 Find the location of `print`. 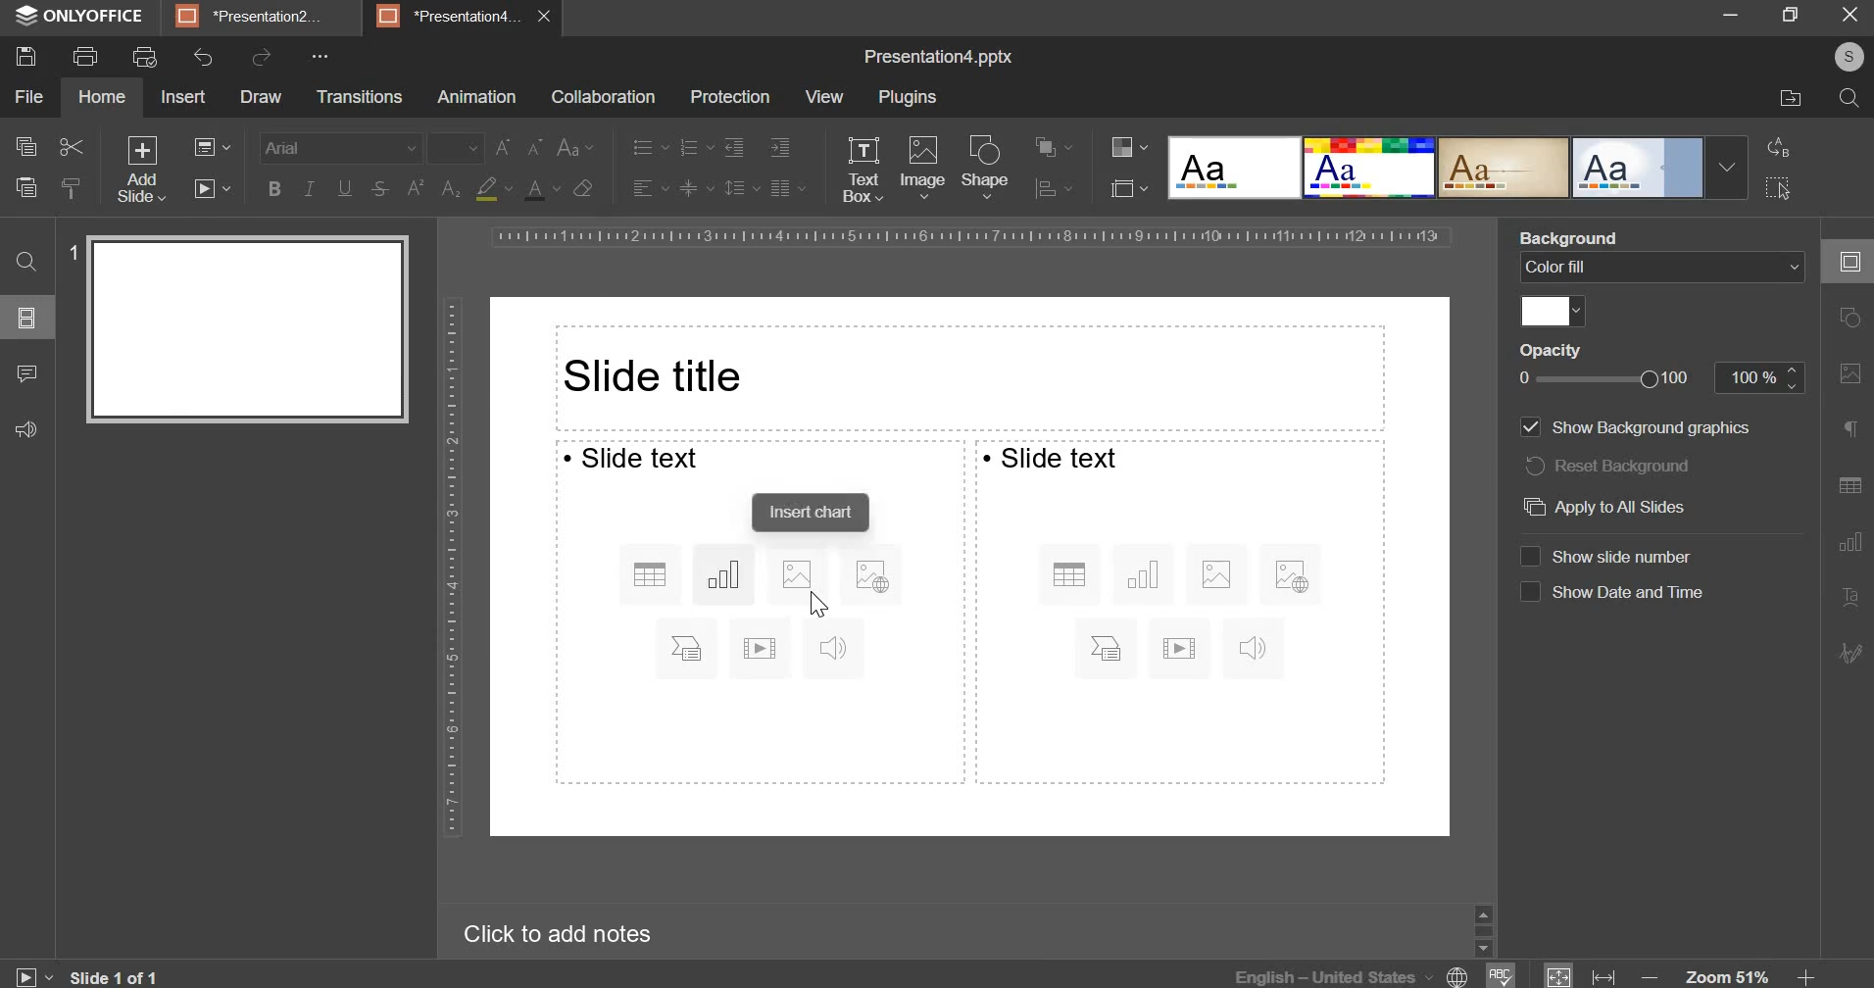

print is located at coordinates (83, 57).